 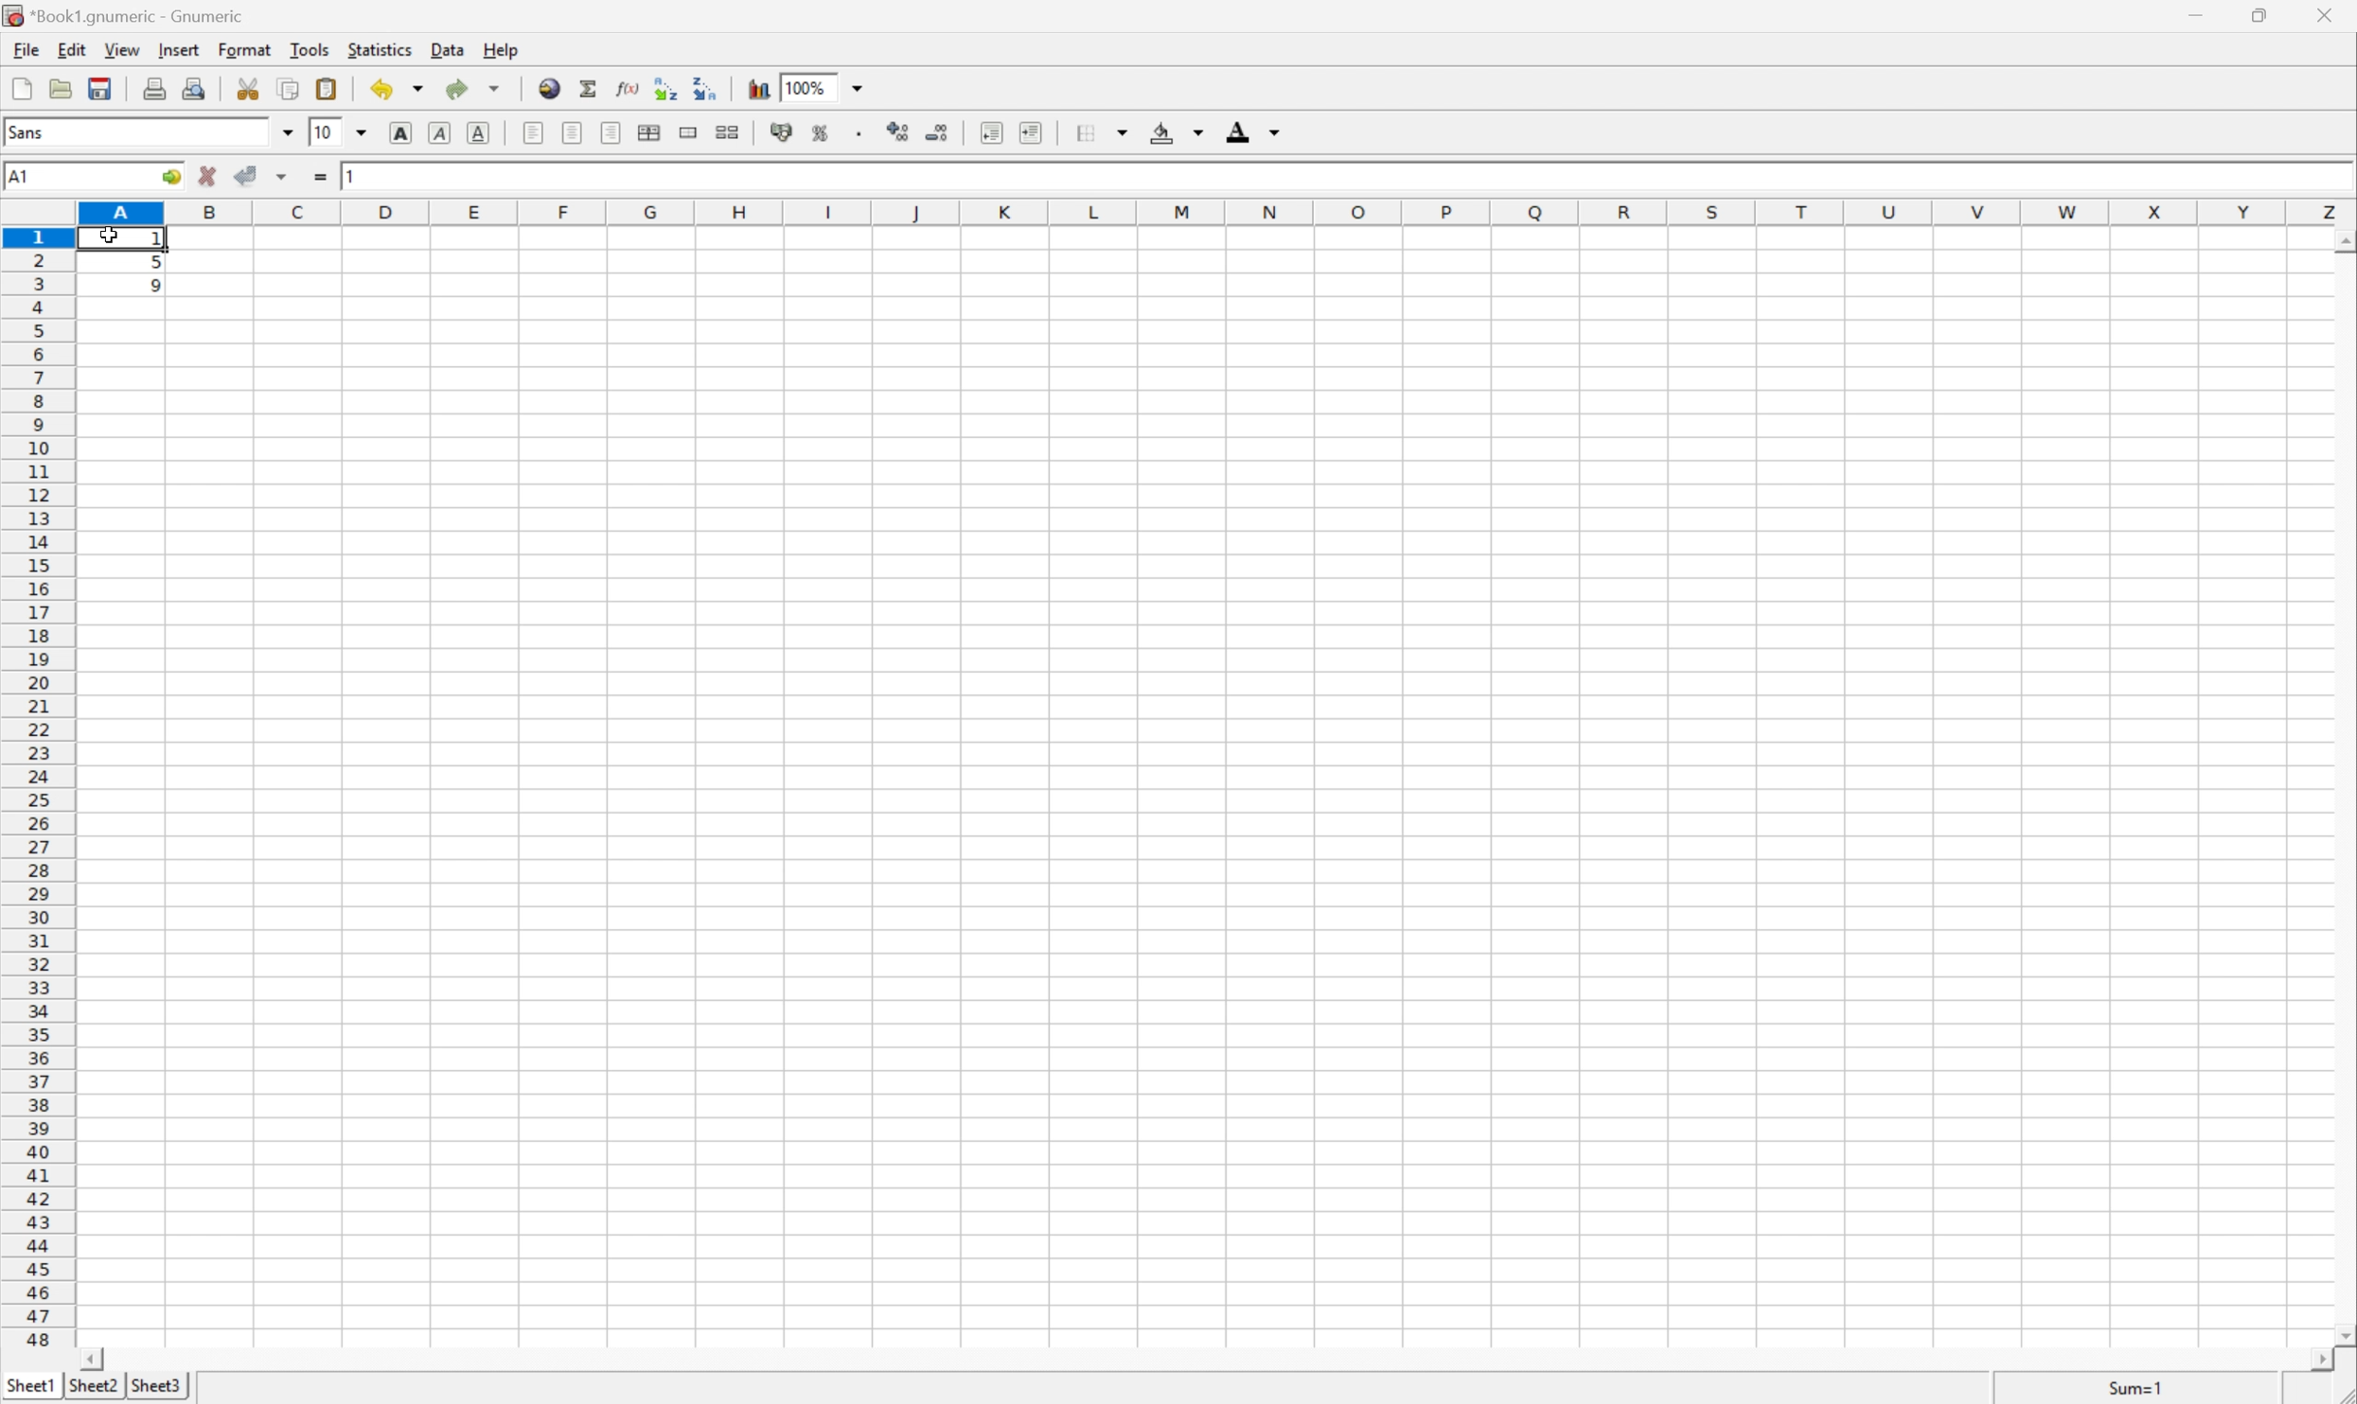 I want to click on scroll right, so click(x=2320, y=1360).